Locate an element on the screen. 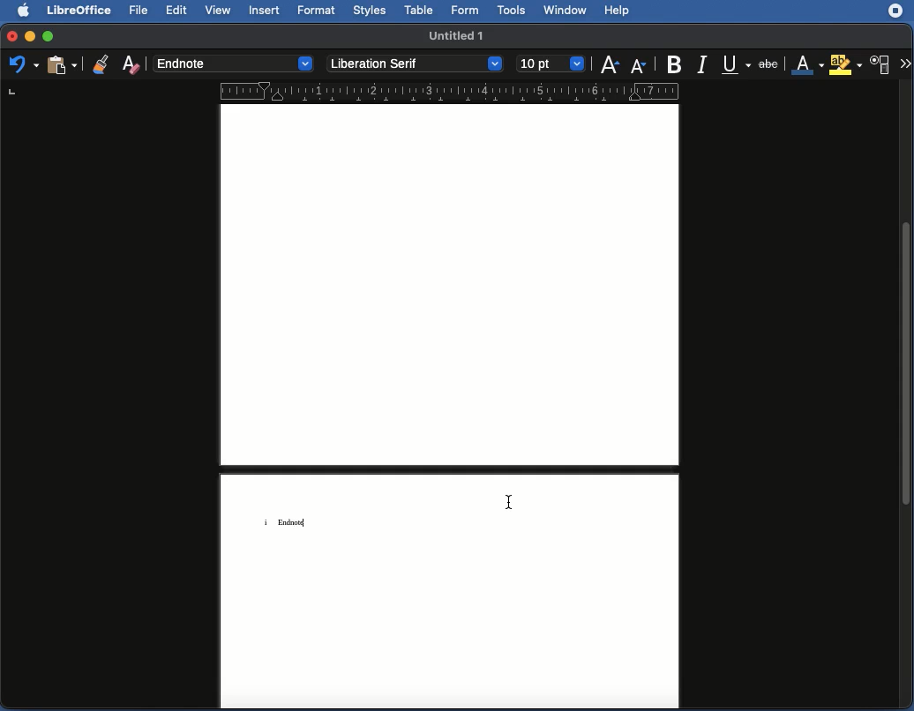 Image resolution: width=914 pixels, height=711 pixels. Font color is located at coordinates (806, 65).